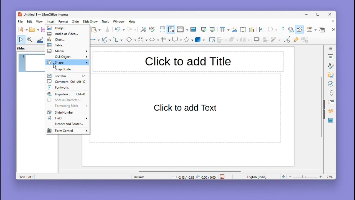  I want to click on Audio or video, so click(67, 34).